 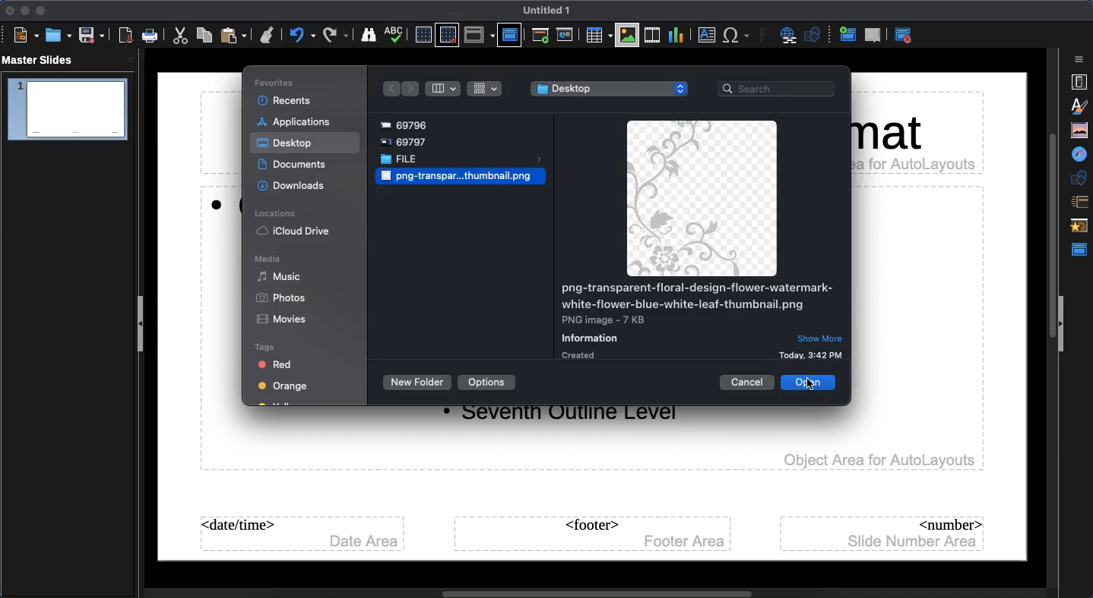 I want to click on Save as PDF, so click(x=127, y=37).